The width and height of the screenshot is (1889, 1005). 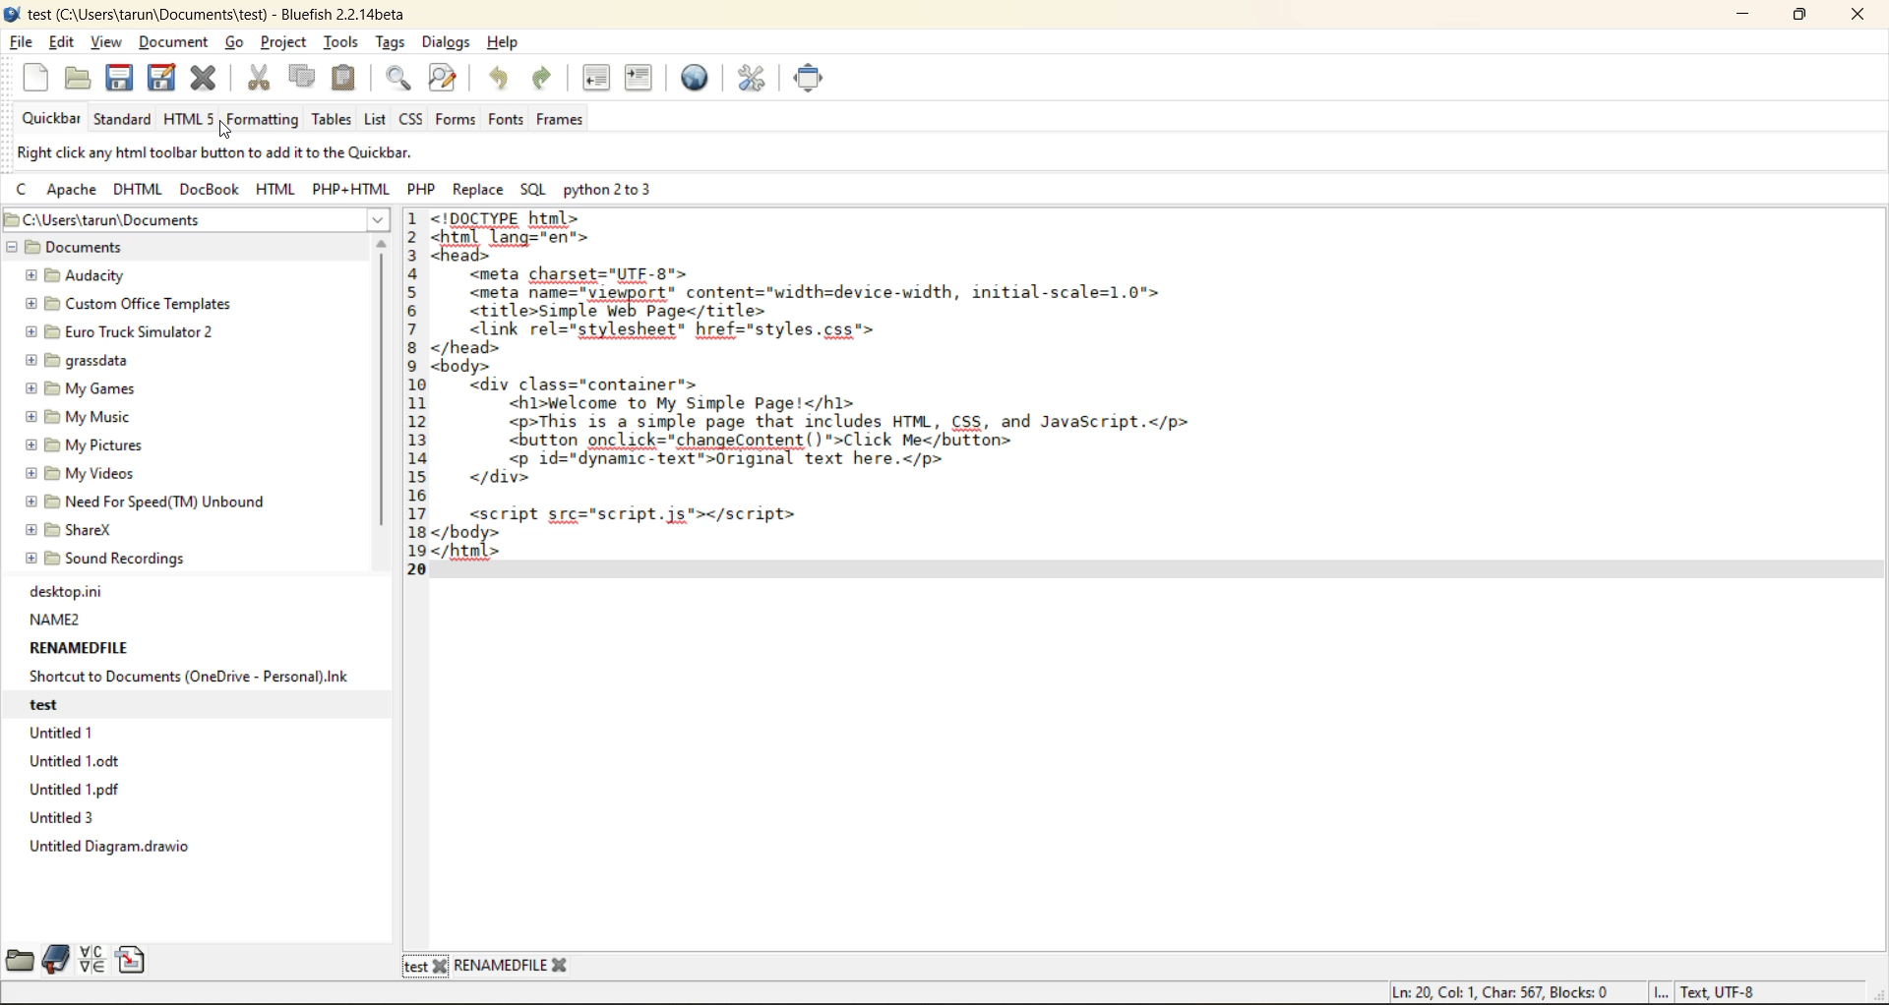 What do you see at coordinates (213, 185) in the screenshot?
I see `docbook` at bounding box center [213, 185].